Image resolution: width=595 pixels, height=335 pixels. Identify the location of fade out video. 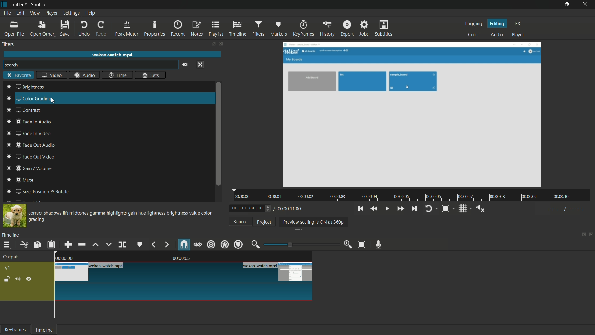
(33, 157).